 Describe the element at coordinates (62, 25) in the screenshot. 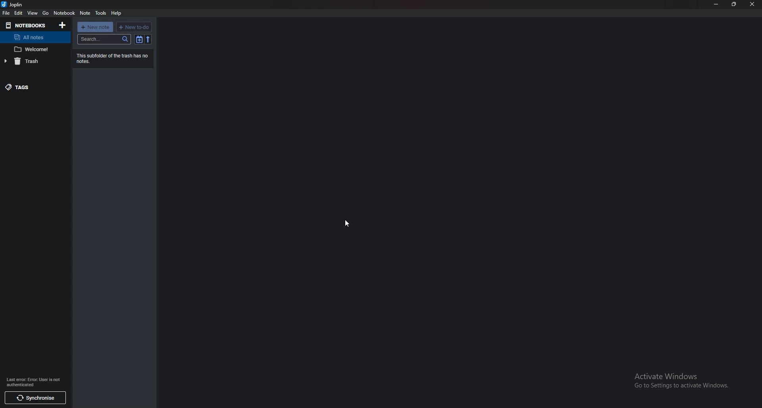

I see `Add notebooks` at that location.